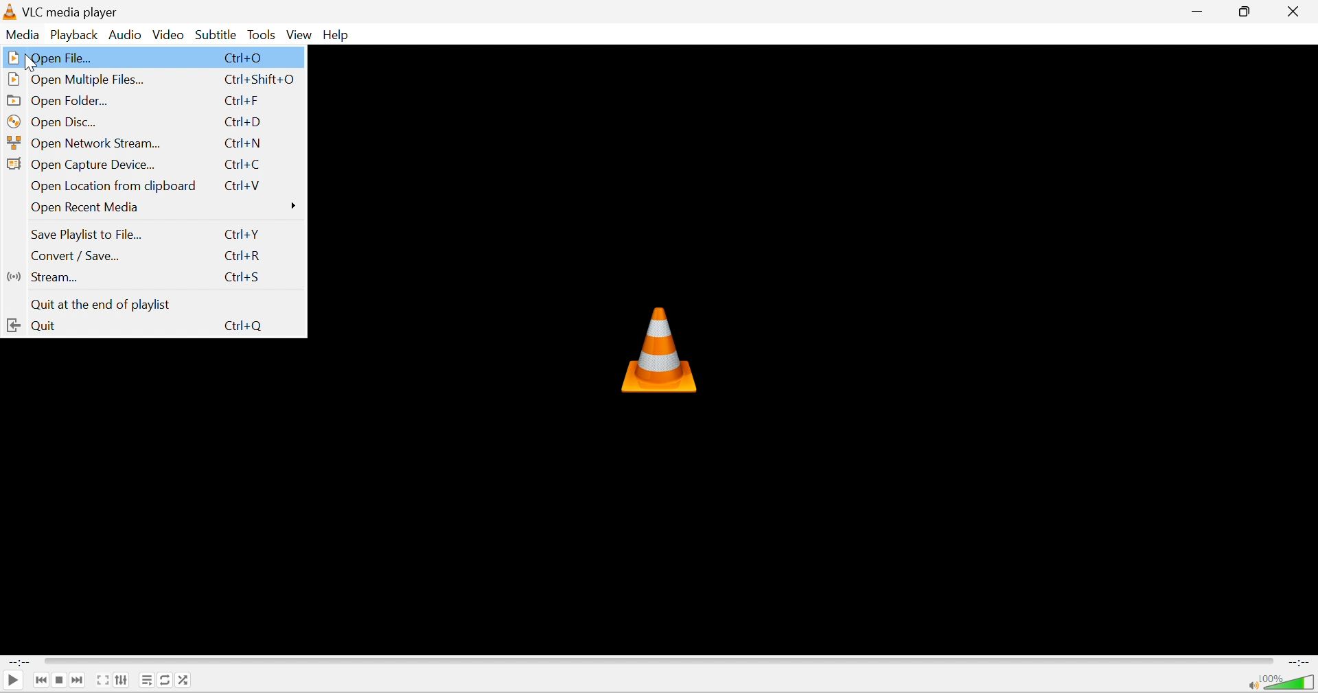 The image size is (1318, 693). I want to click on Tools, so click(264, 36).